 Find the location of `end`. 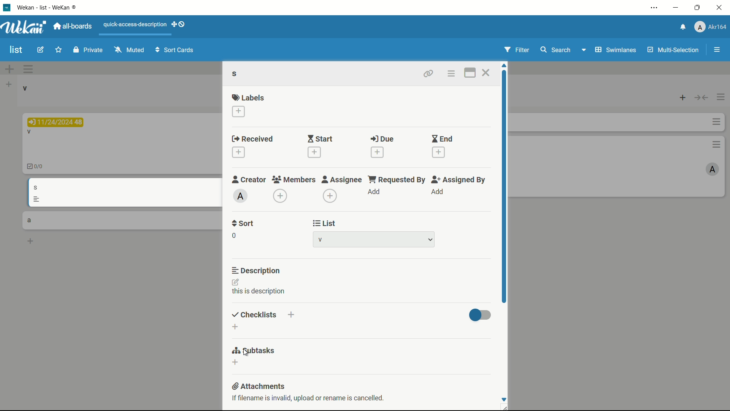

end is located at coordinates (442, 139).